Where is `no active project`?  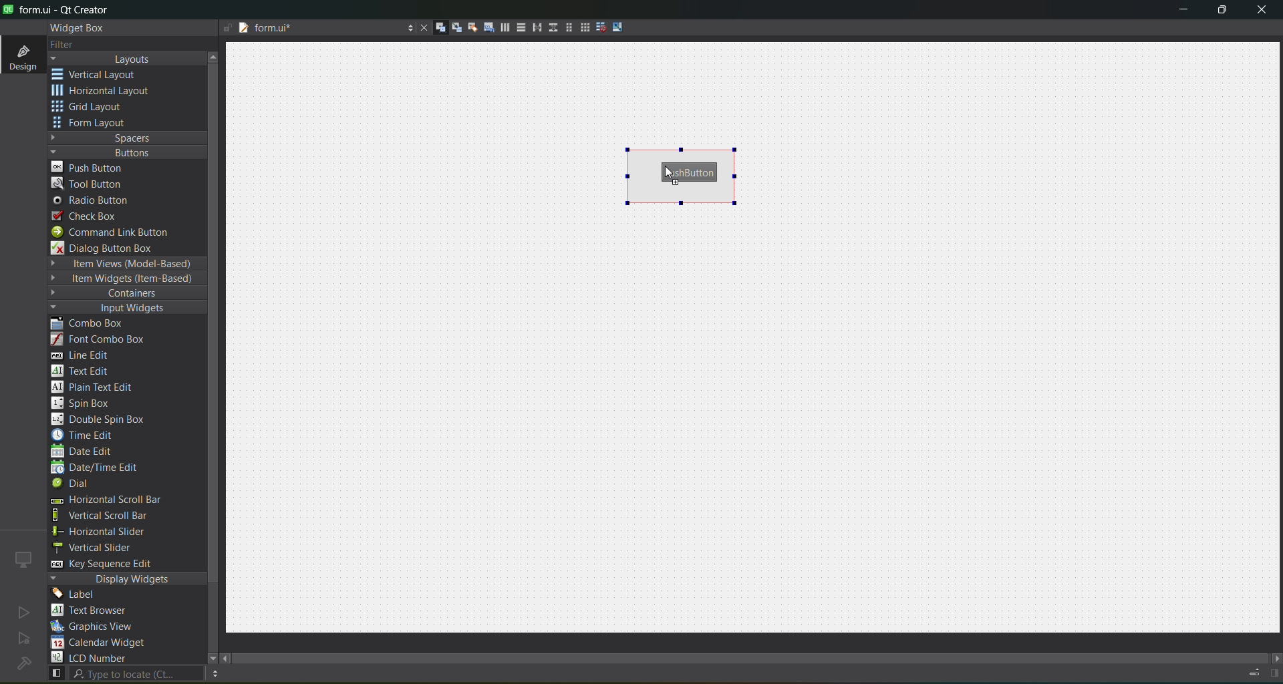
no active project is located at coordinates (24, 639).